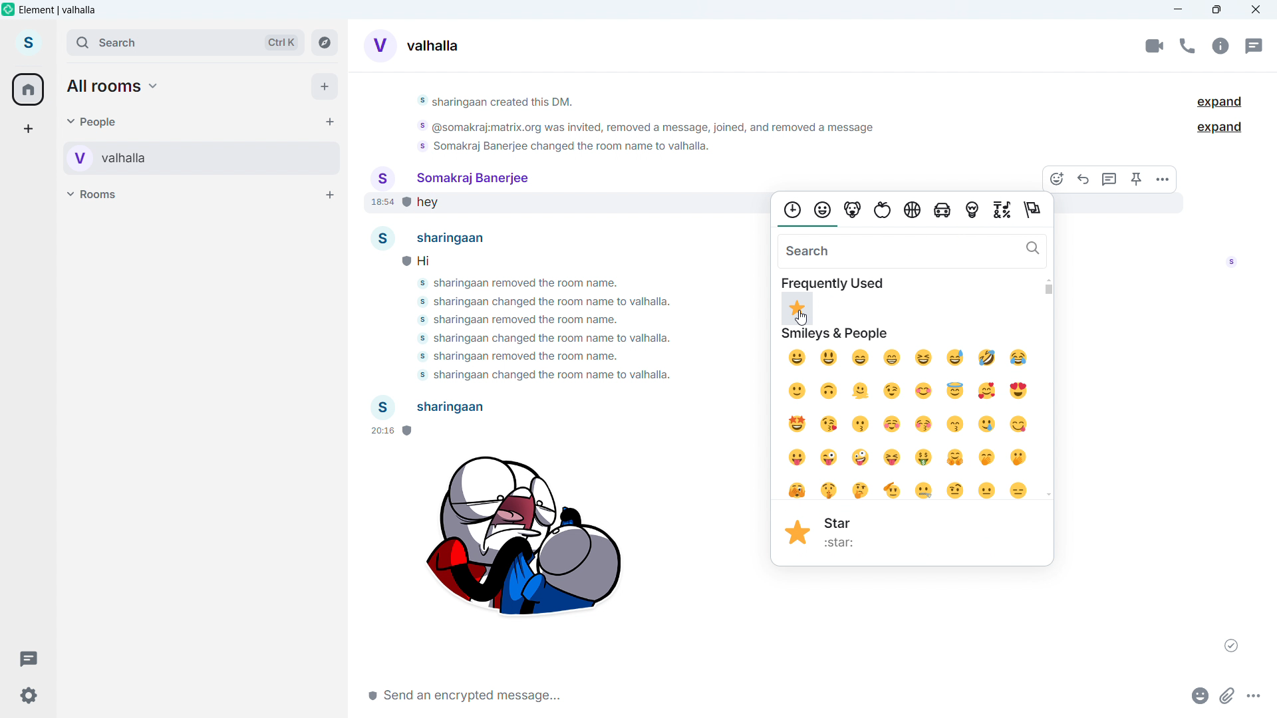 The width and height of the screenshot is (1277, 718). Describe the element at coordinates (1220, 127) in the screenshot. I see `Expand ` at that location.